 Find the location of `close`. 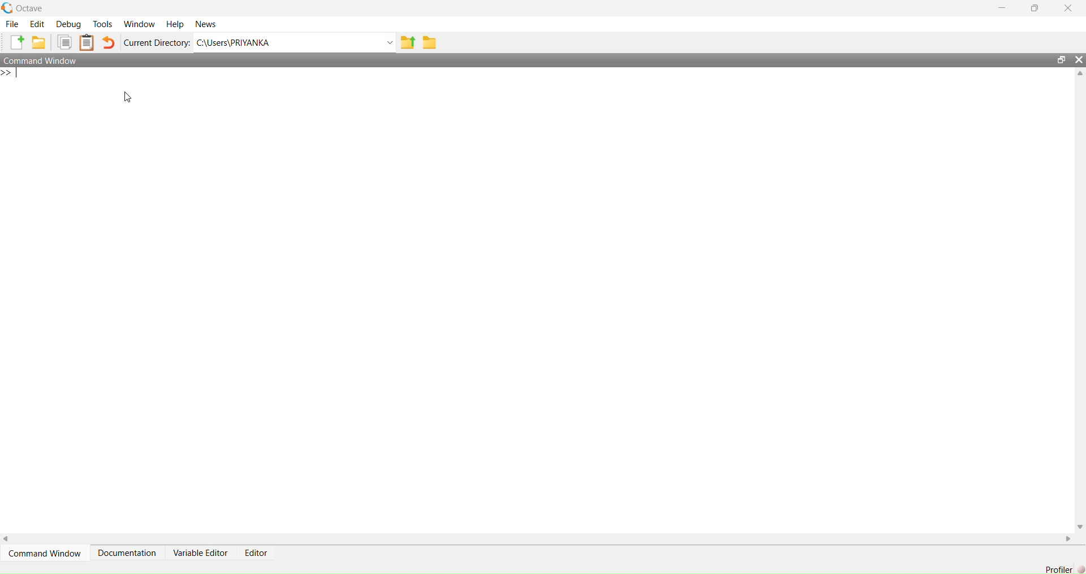

close is located at coordinates (1068, 7).